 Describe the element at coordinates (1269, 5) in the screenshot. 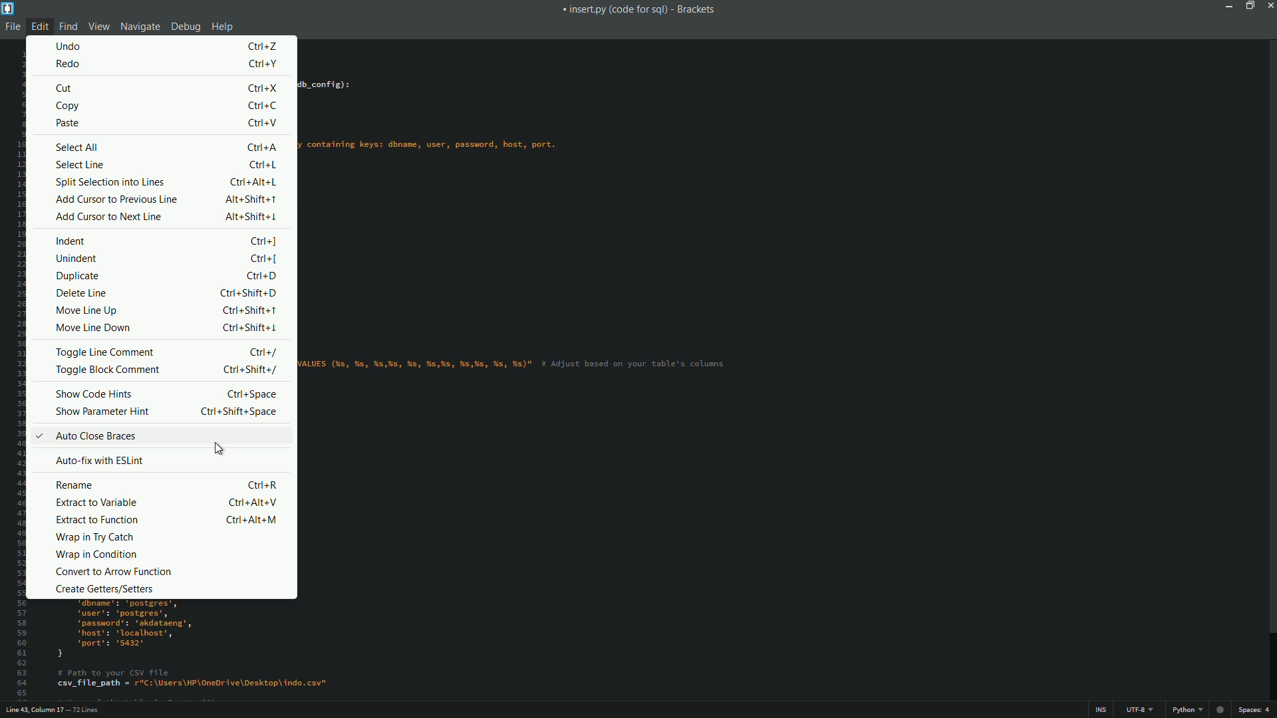

I see `close app` at that location.